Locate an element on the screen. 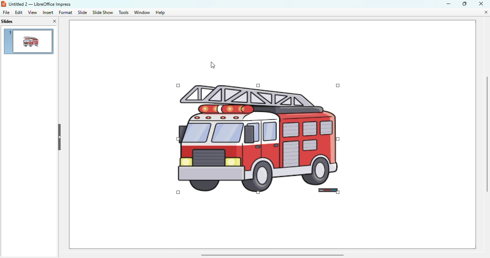 The height and width of the screenshot is (258, 490). close document is located at coordinates (487, 12).